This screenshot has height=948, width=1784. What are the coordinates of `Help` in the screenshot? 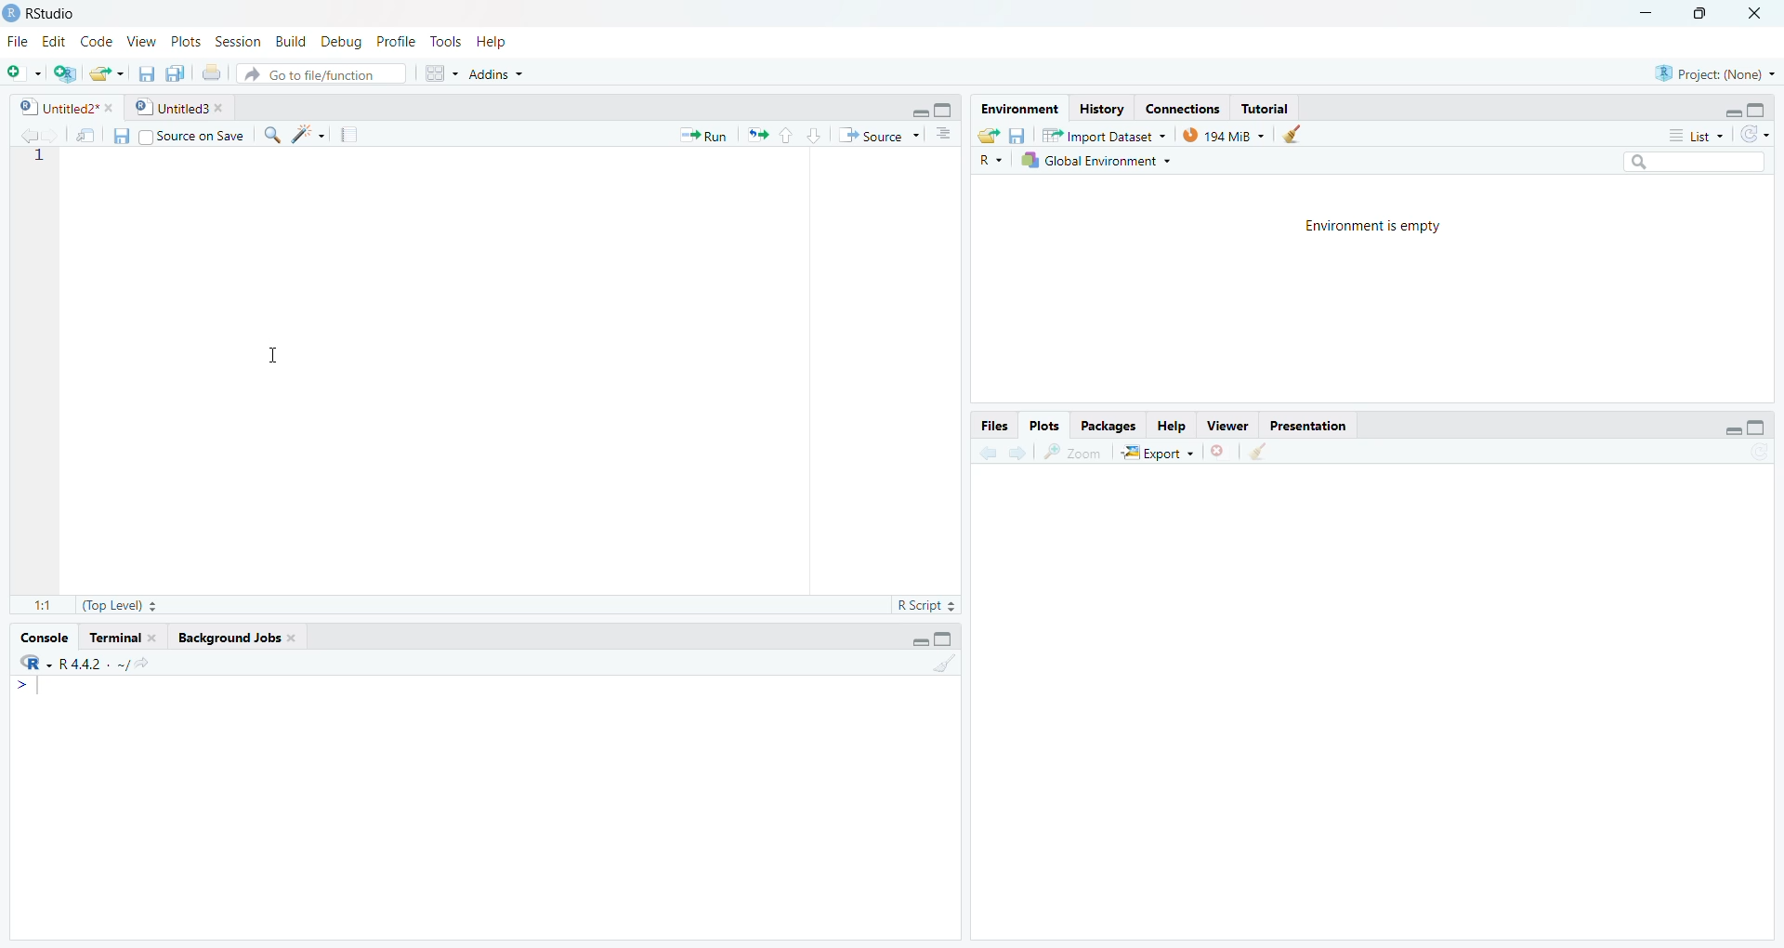 It's located at (1169, 428).